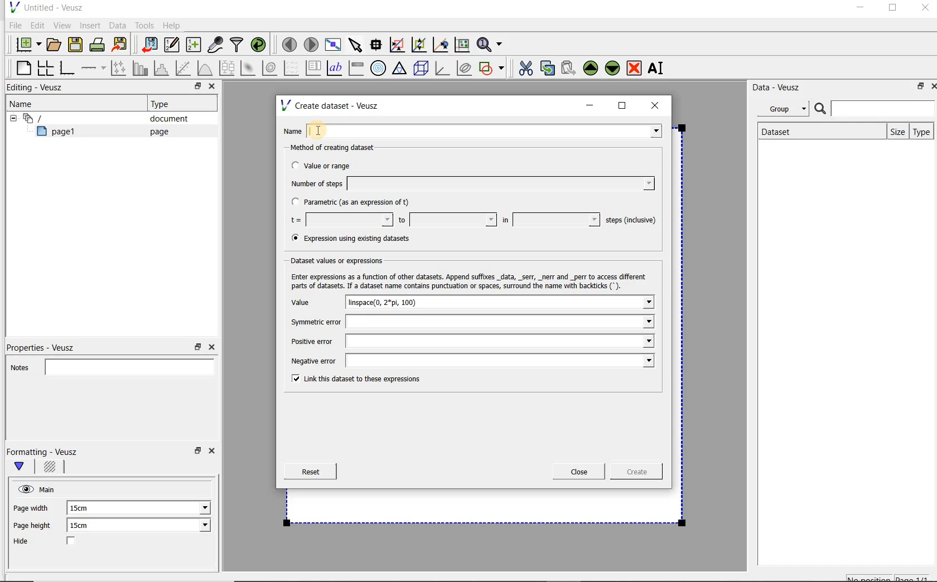 This screenshot has width=937, height=582. I want to click on 3d graph, so click(443, 69).